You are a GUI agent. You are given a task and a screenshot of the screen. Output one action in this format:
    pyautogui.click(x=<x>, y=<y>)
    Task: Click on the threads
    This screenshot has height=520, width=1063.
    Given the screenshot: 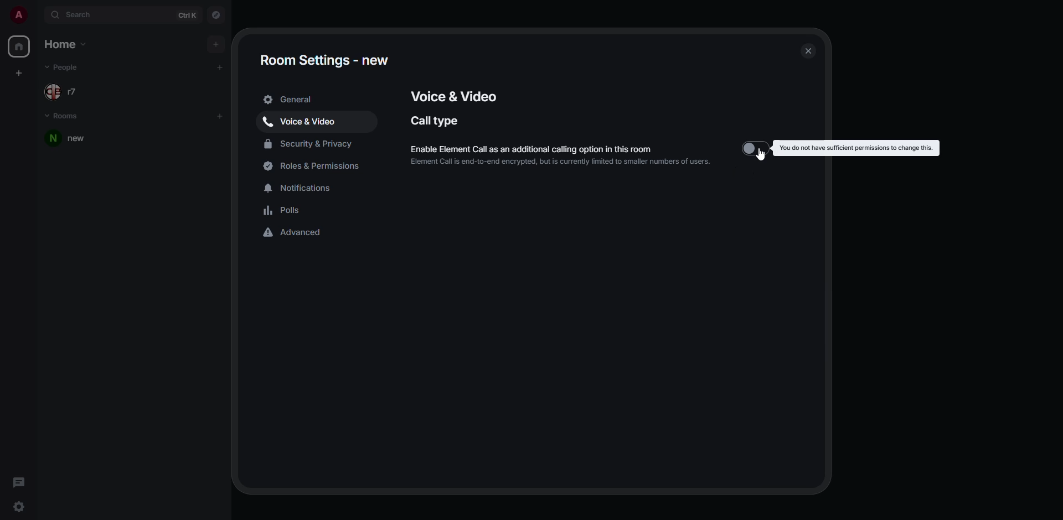 What is the action you would take?
    pyautogui.click(x=19, y=481)
    